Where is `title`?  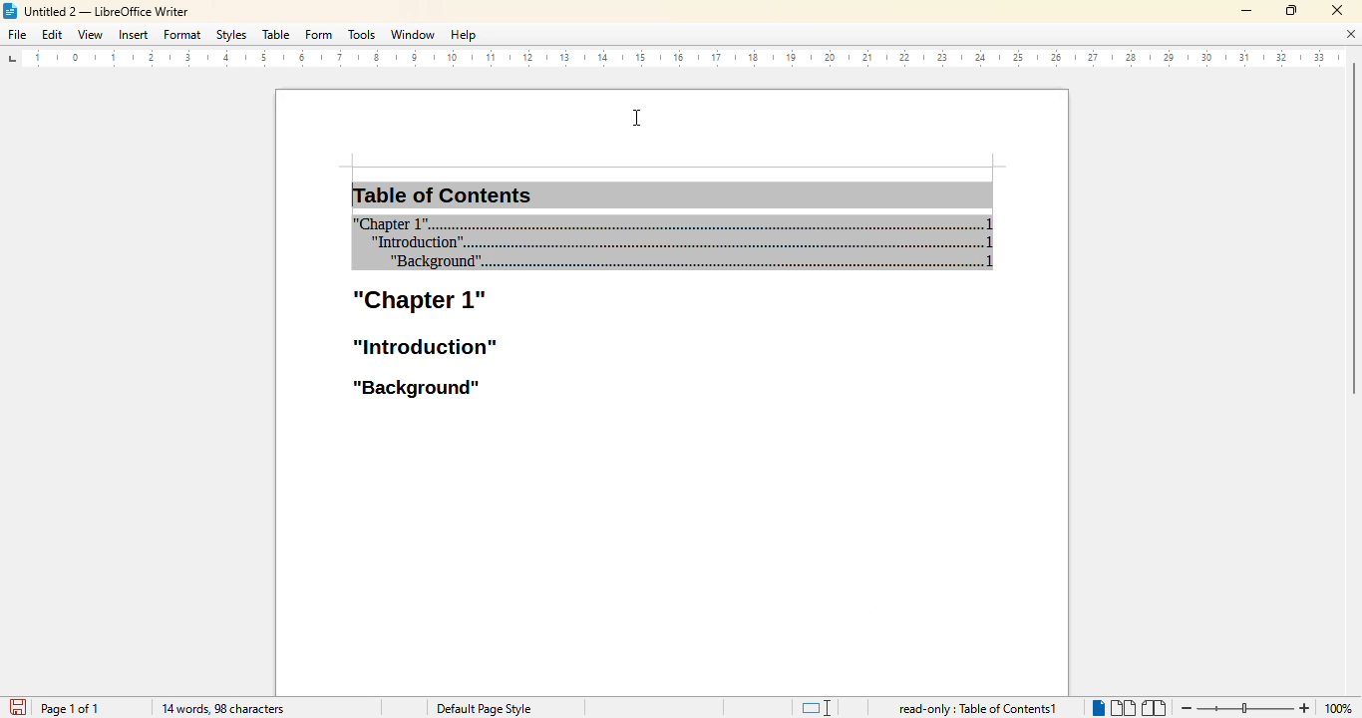 title is located at coordinates (96, 11).